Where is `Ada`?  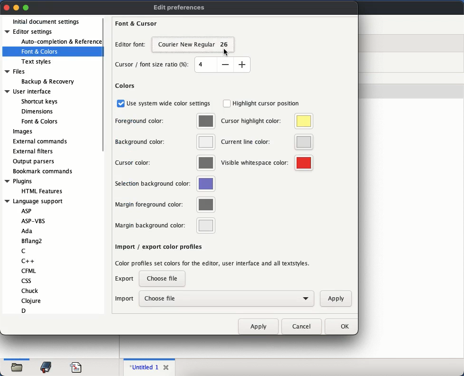 Ada is located at coordinates (29, 231).